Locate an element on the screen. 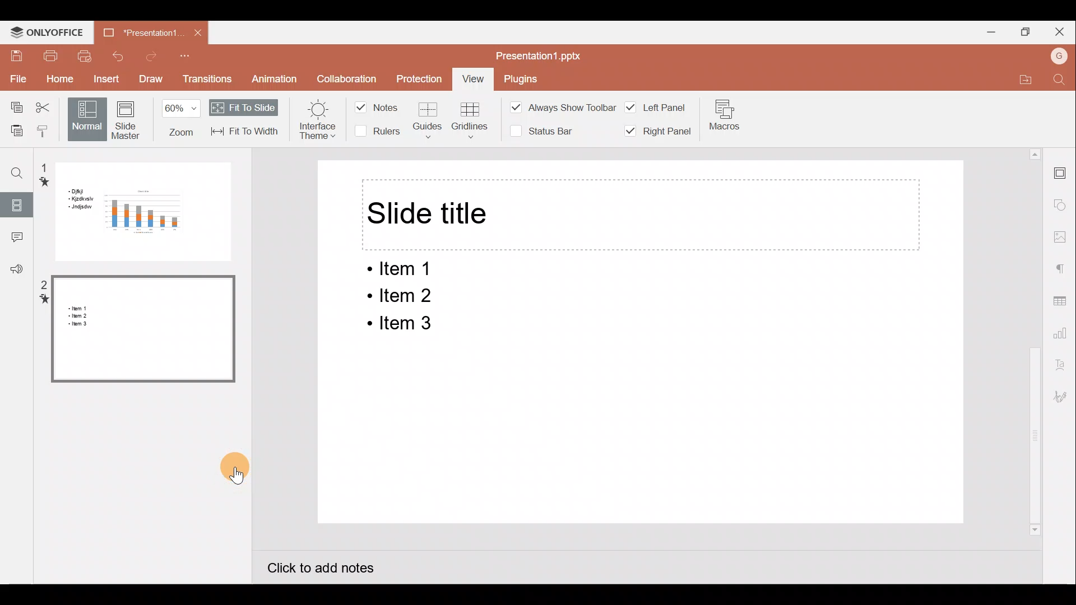 The width and height of the screenshot is (1076, 605). Copy style is located at coordinates (48, 132).